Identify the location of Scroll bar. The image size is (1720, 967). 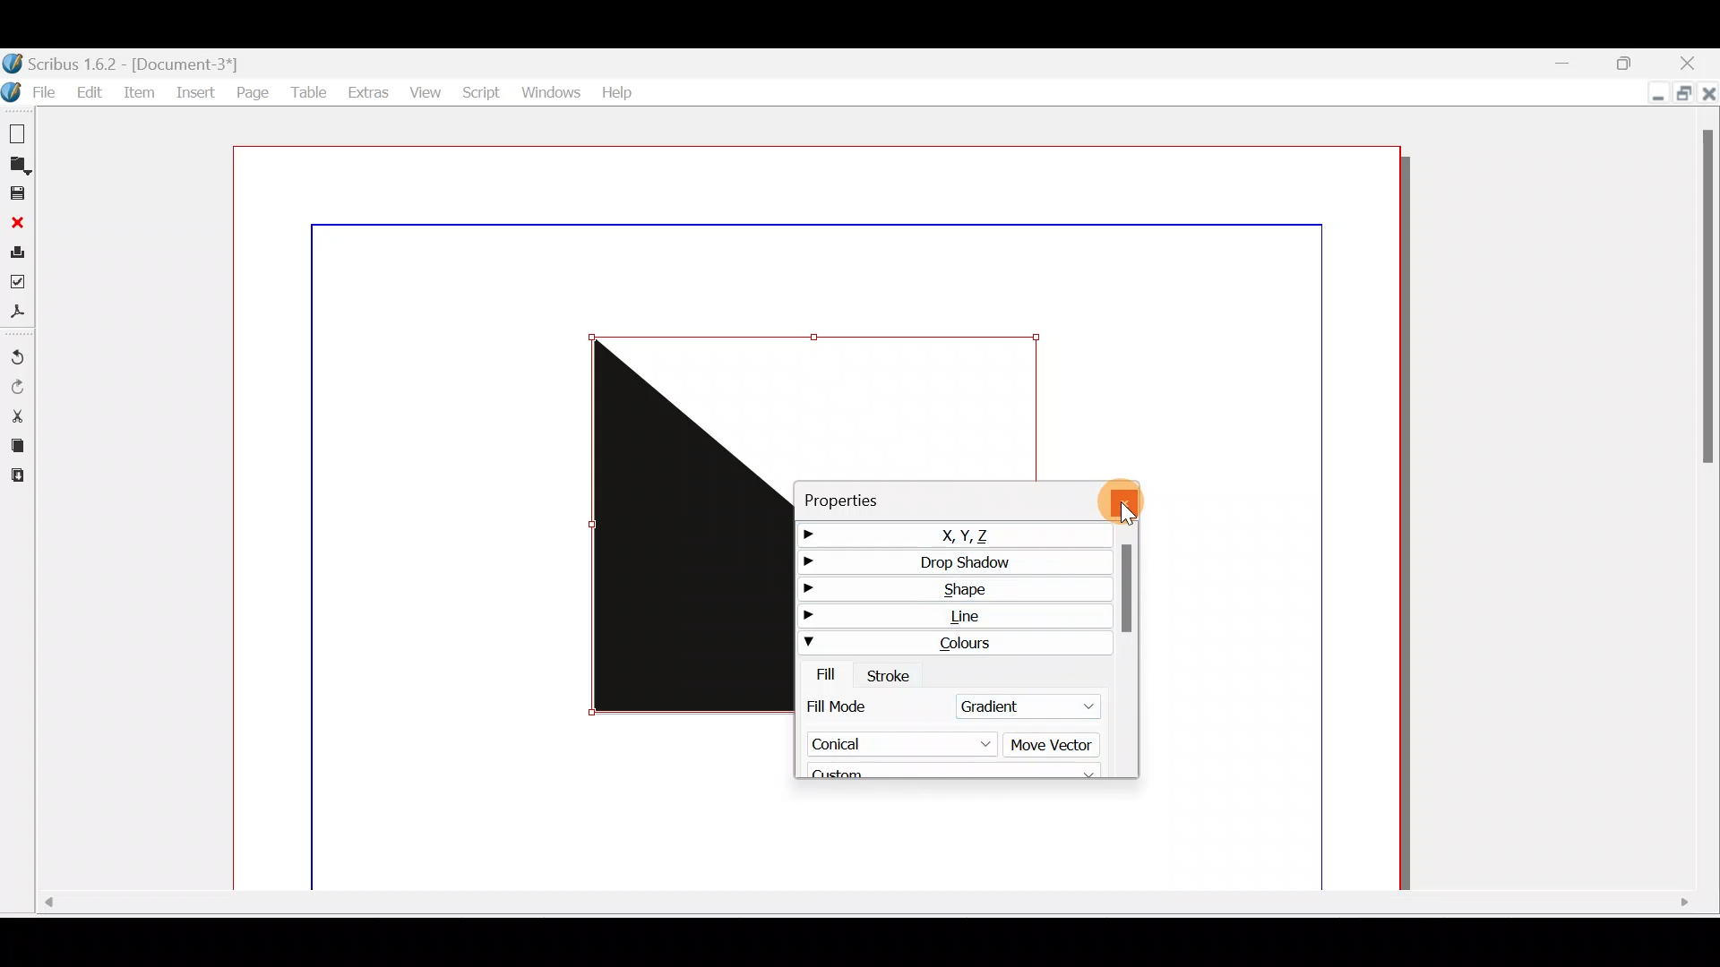
(1127, 654).